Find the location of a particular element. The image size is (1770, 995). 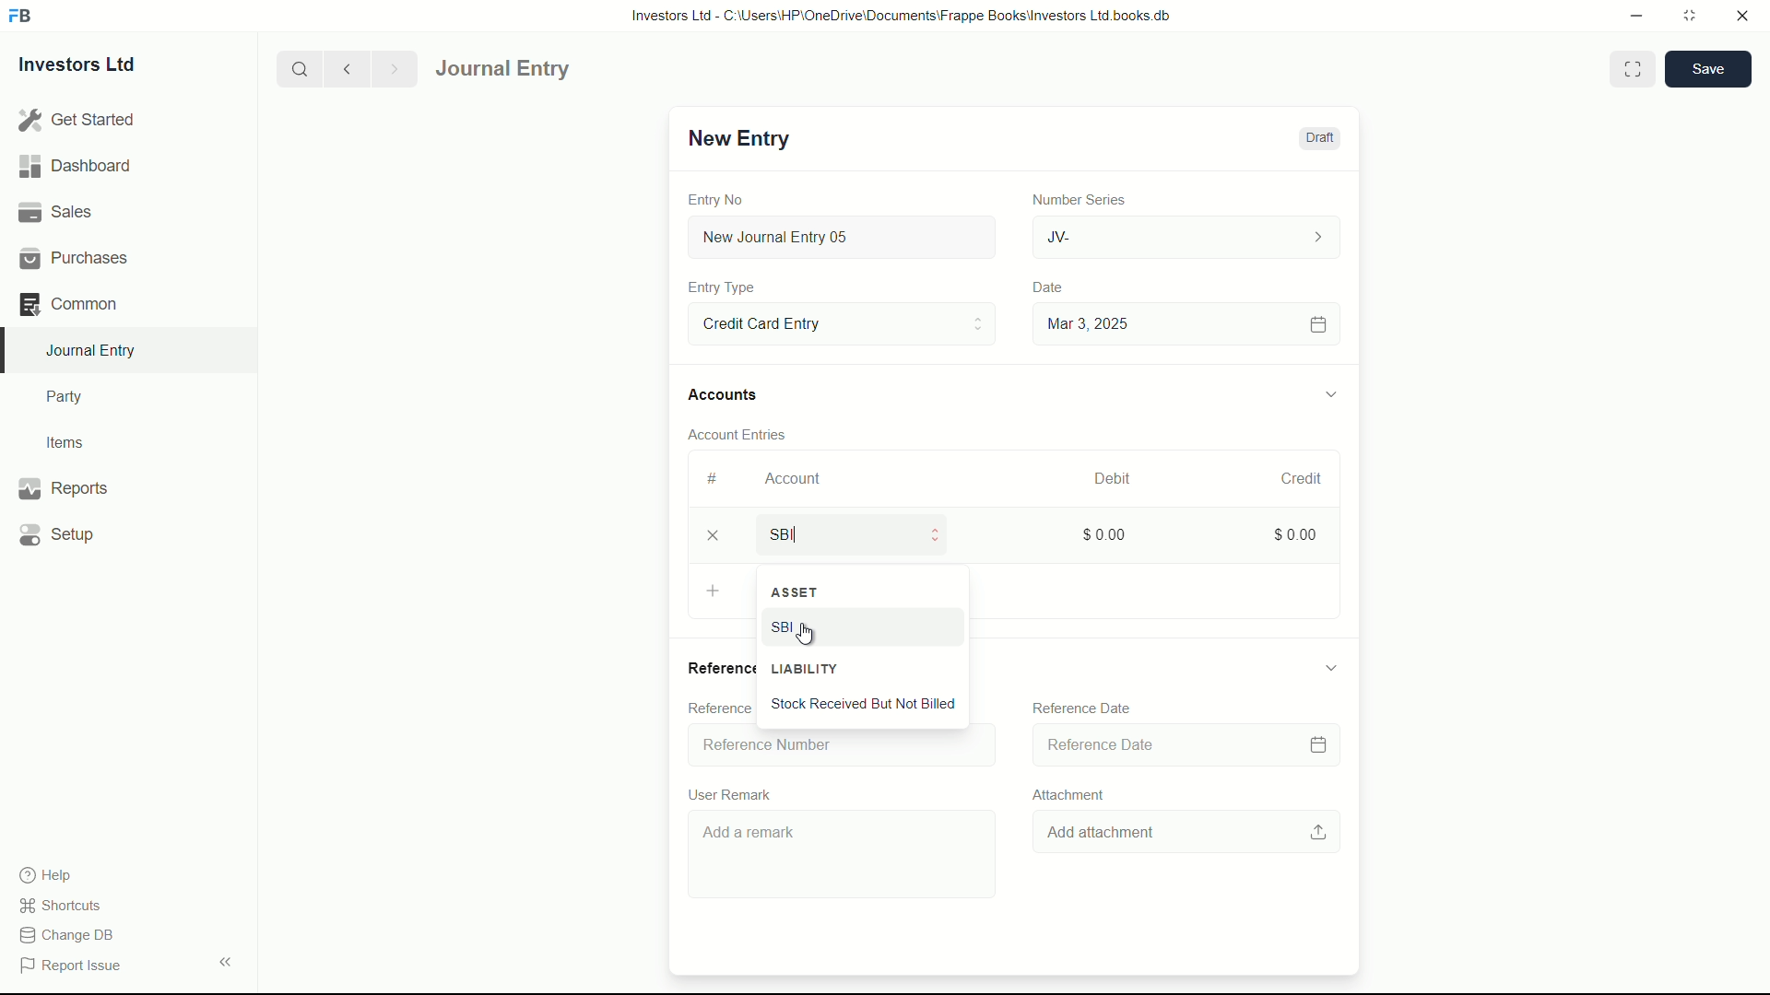

minimize is located at coordinates (1632, 14).